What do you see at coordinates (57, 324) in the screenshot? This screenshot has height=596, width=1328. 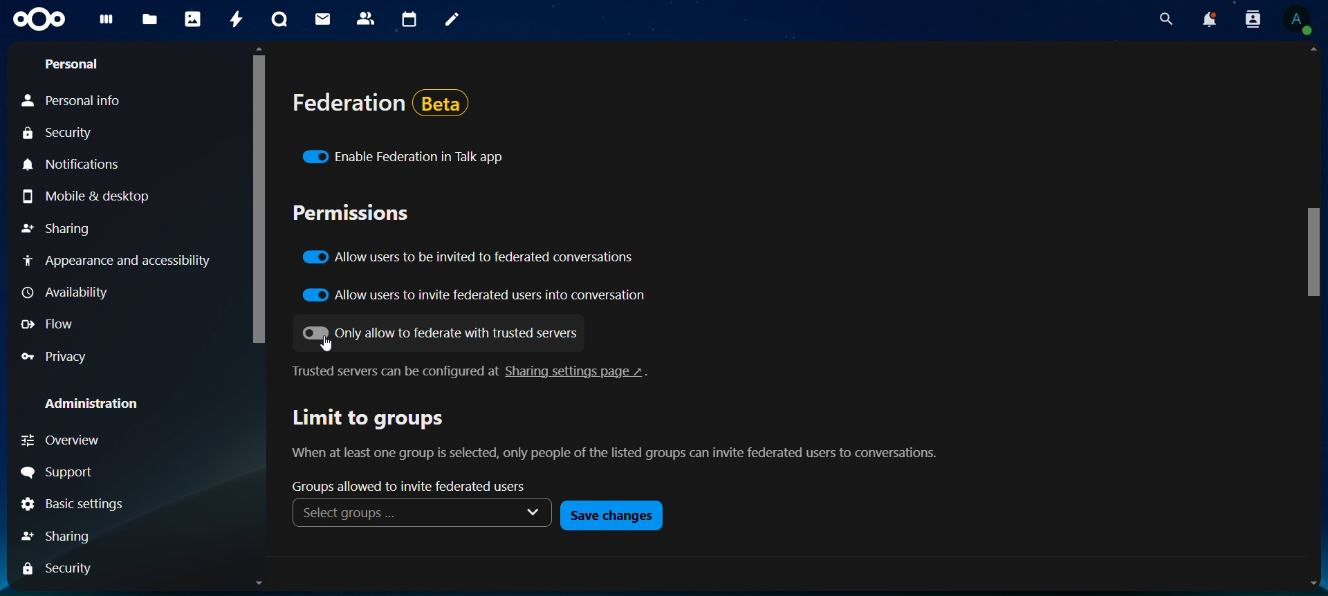 I see `flow` at bounding box center [57, 324].